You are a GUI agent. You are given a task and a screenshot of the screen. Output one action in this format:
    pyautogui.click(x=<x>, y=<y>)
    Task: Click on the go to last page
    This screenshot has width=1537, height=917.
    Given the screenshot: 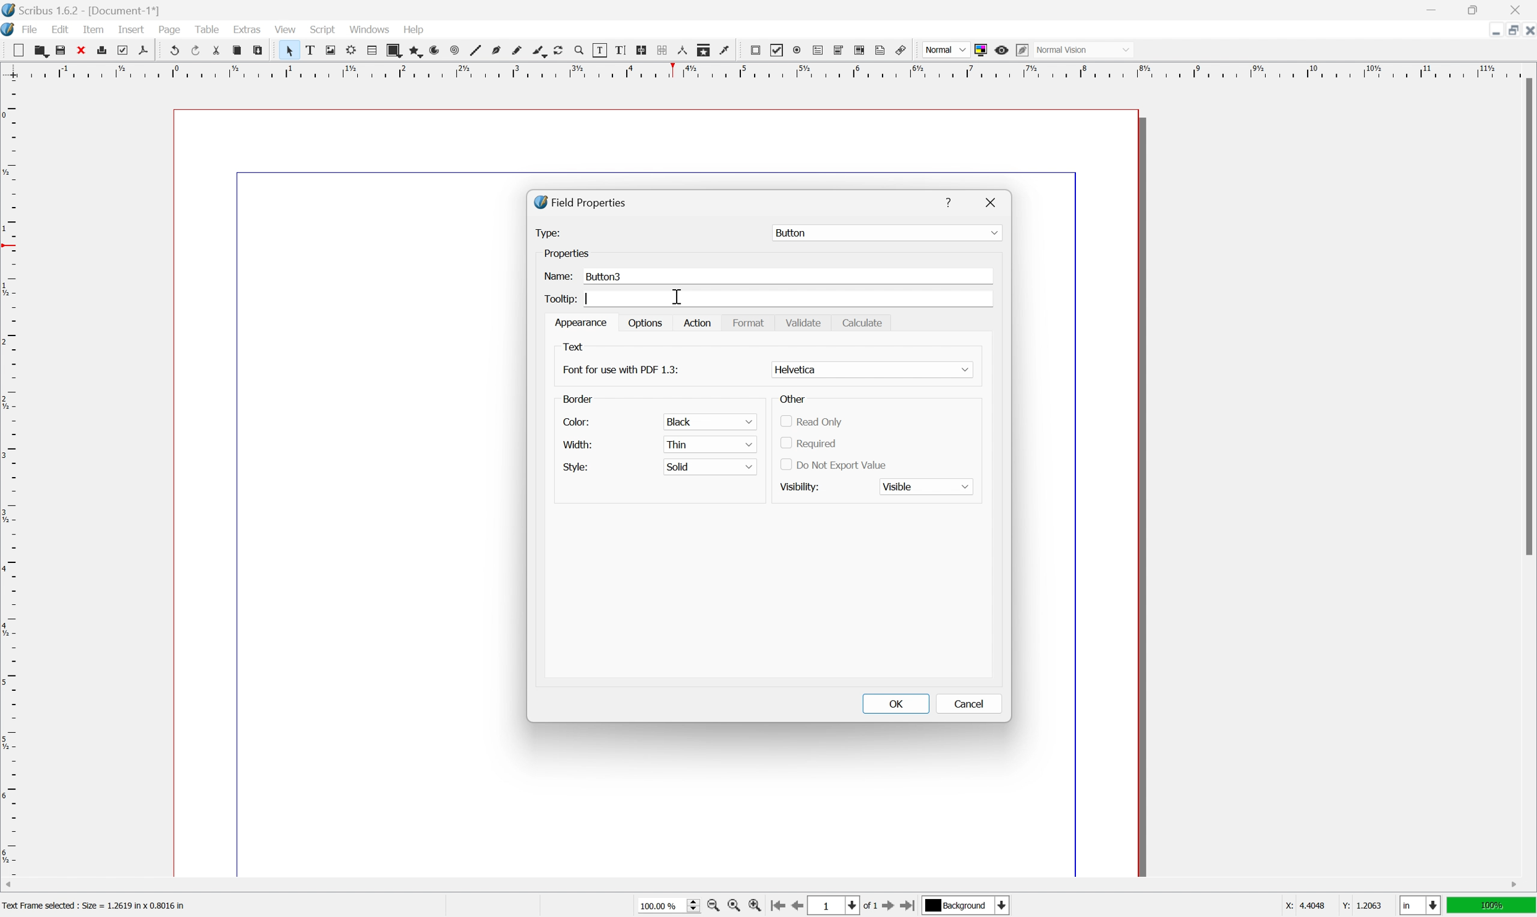 What is the action you would take?
    pyautogui.click(x=908, y=908)
    